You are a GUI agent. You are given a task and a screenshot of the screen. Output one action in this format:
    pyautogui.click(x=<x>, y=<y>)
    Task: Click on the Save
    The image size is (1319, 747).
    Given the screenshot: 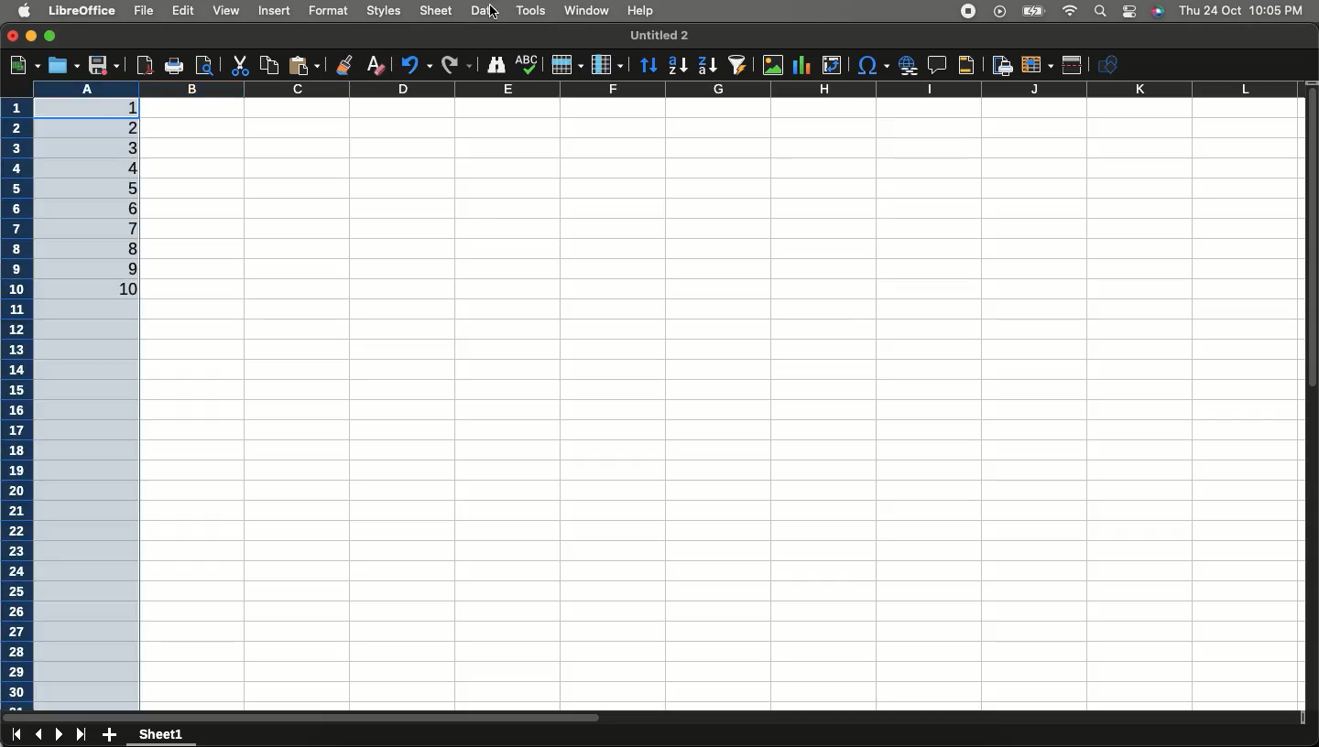 What is the action you would take?
    pyautogui.click(x=104, y=65)
    